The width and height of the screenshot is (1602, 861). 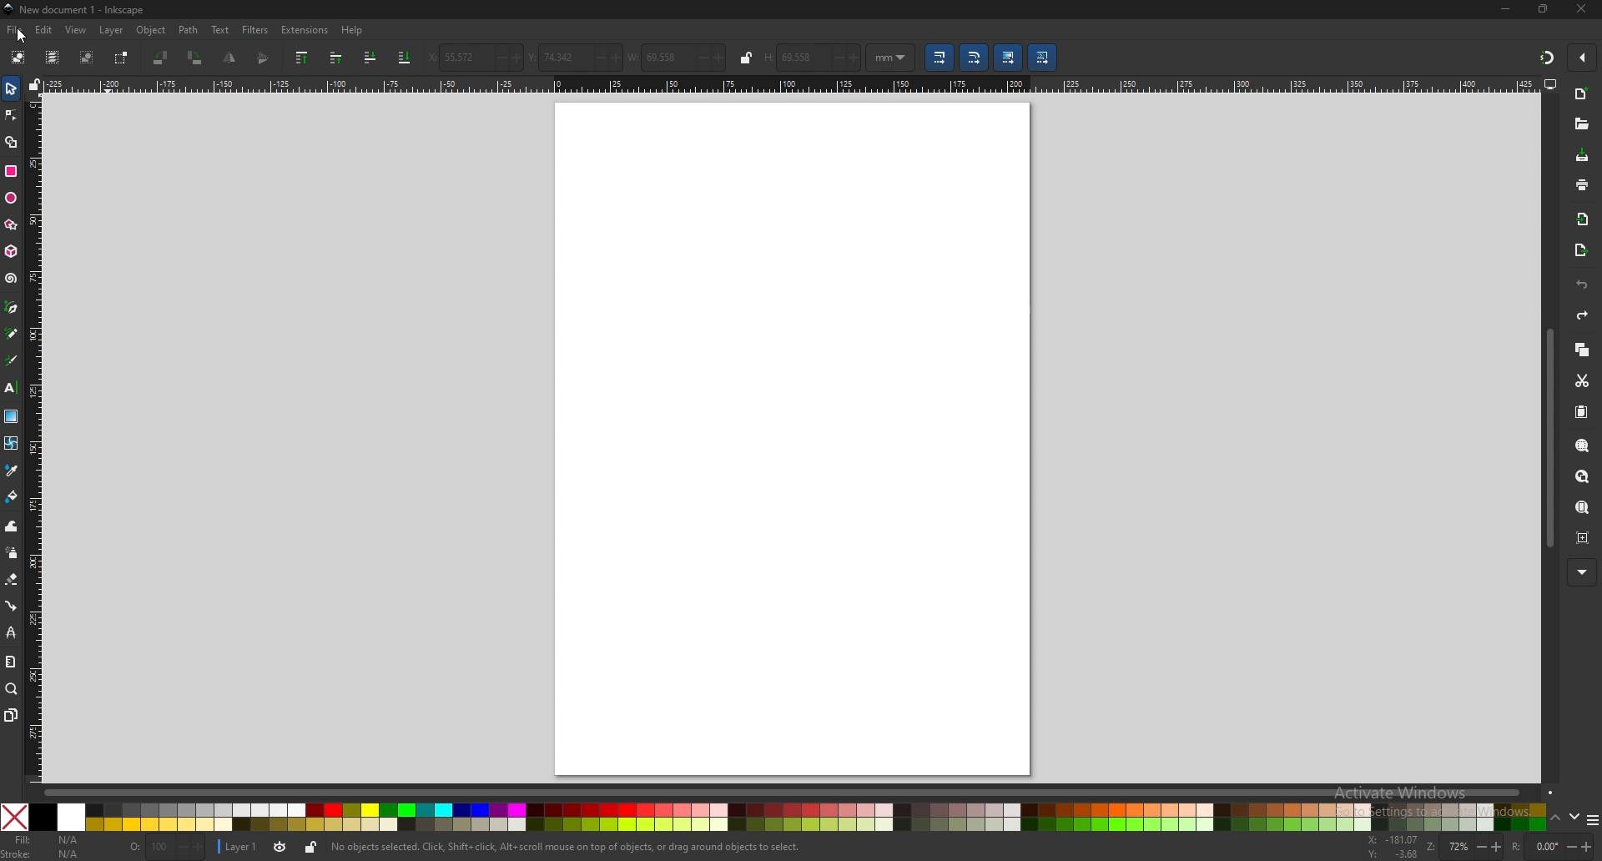 I want to click on nothing selected, so click(x=167, y=848).